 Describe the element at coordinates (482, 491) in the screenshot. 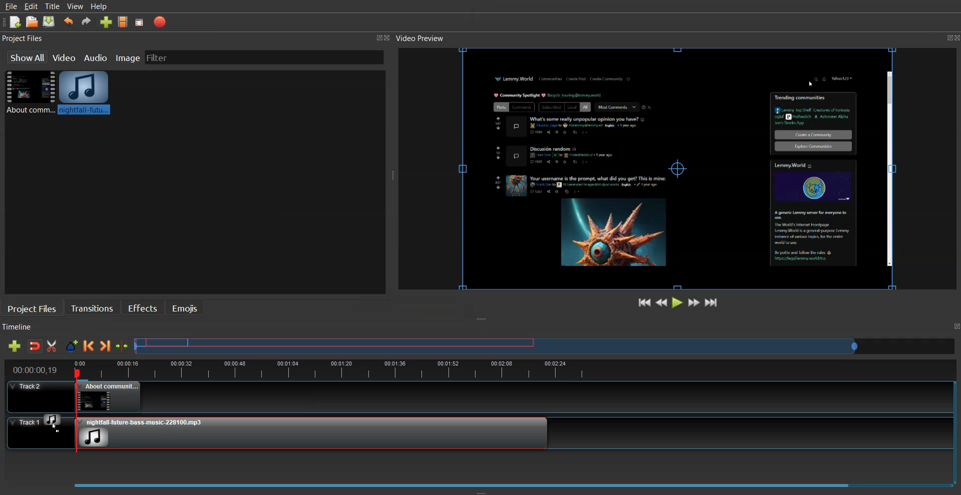

I see `Window Adjuster` at that location.